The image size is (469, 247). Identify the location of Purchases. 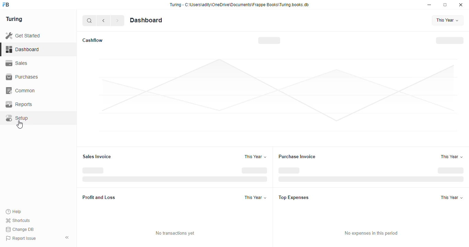
(34, 77).